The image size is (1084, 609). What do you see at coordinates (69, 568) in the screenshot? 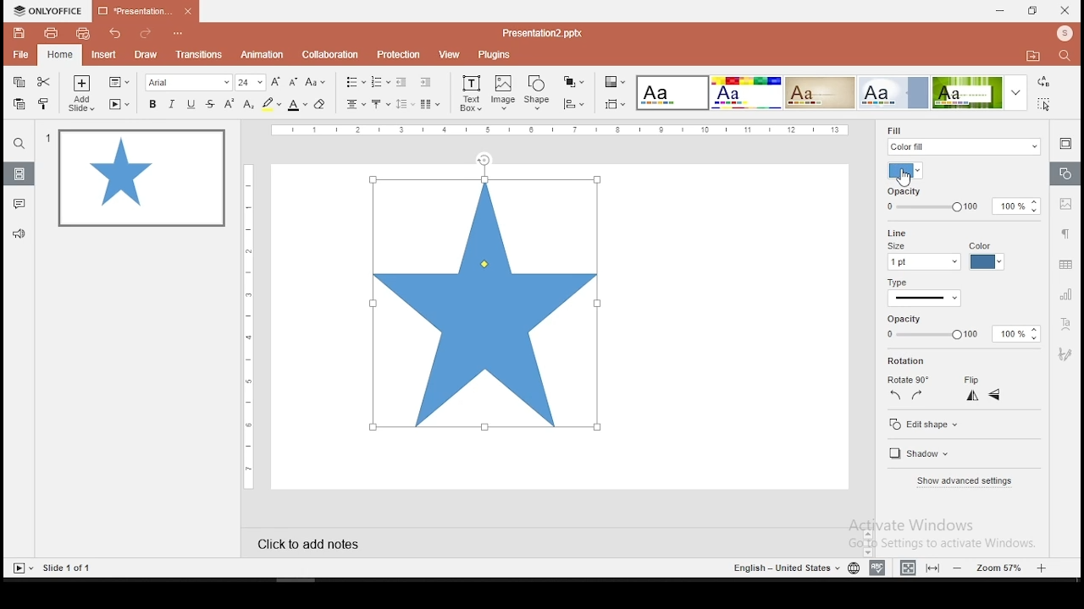
I see `slide 1 of 1` at bounding box center [69, 568].